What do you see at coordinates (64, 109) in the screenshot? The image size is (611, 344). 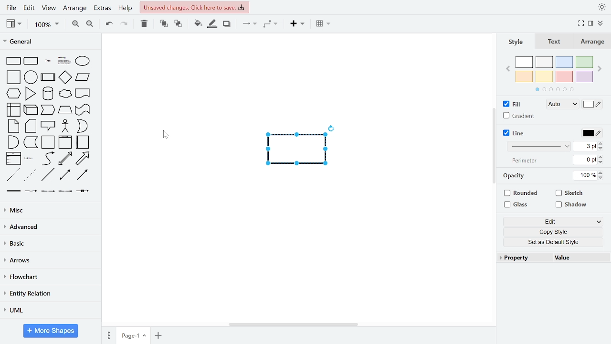 I see `general shapes` at bounding box center [64, 109].